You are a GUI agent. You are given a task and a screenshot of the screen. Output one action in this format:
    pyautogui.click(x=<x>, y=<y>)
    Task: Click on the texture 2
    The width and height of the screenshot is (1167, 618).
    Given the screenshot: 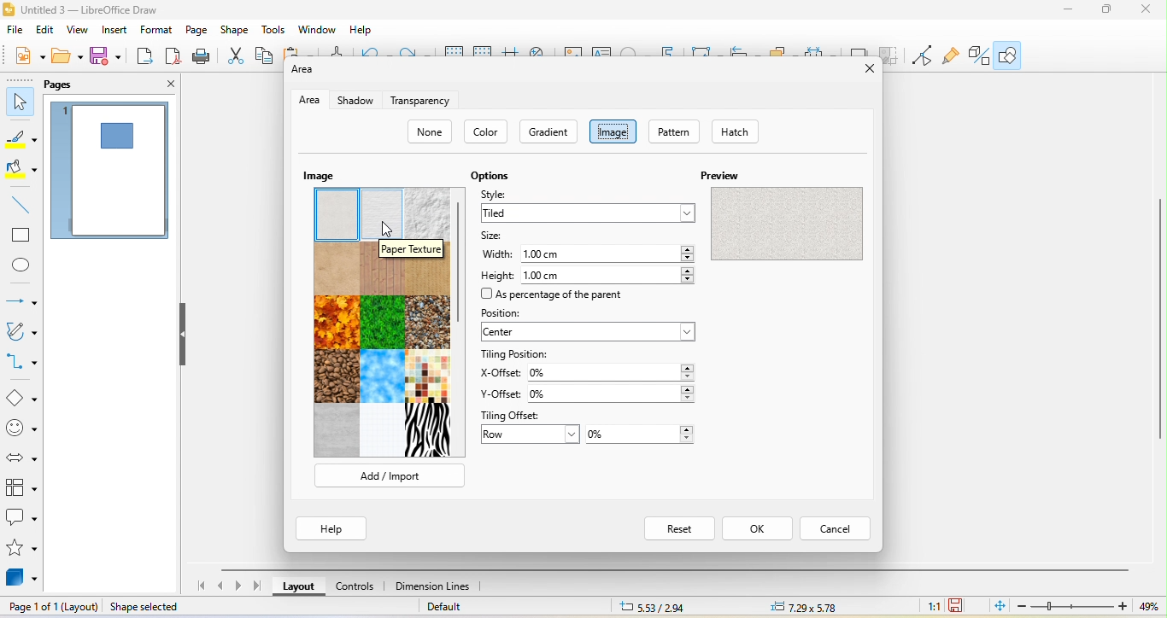 What is the action you would take?
    pyautogui.click(x=382, y=213)
    